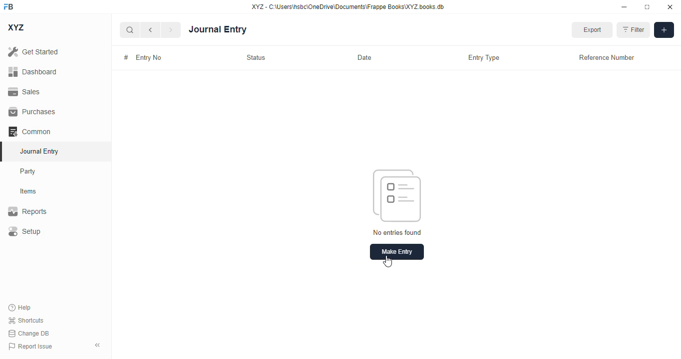 This screenshot has width=681, height=359. What do you see at coordinates (29, 131) in the screenshot?
I see `common` at bounding box center [29, 131].